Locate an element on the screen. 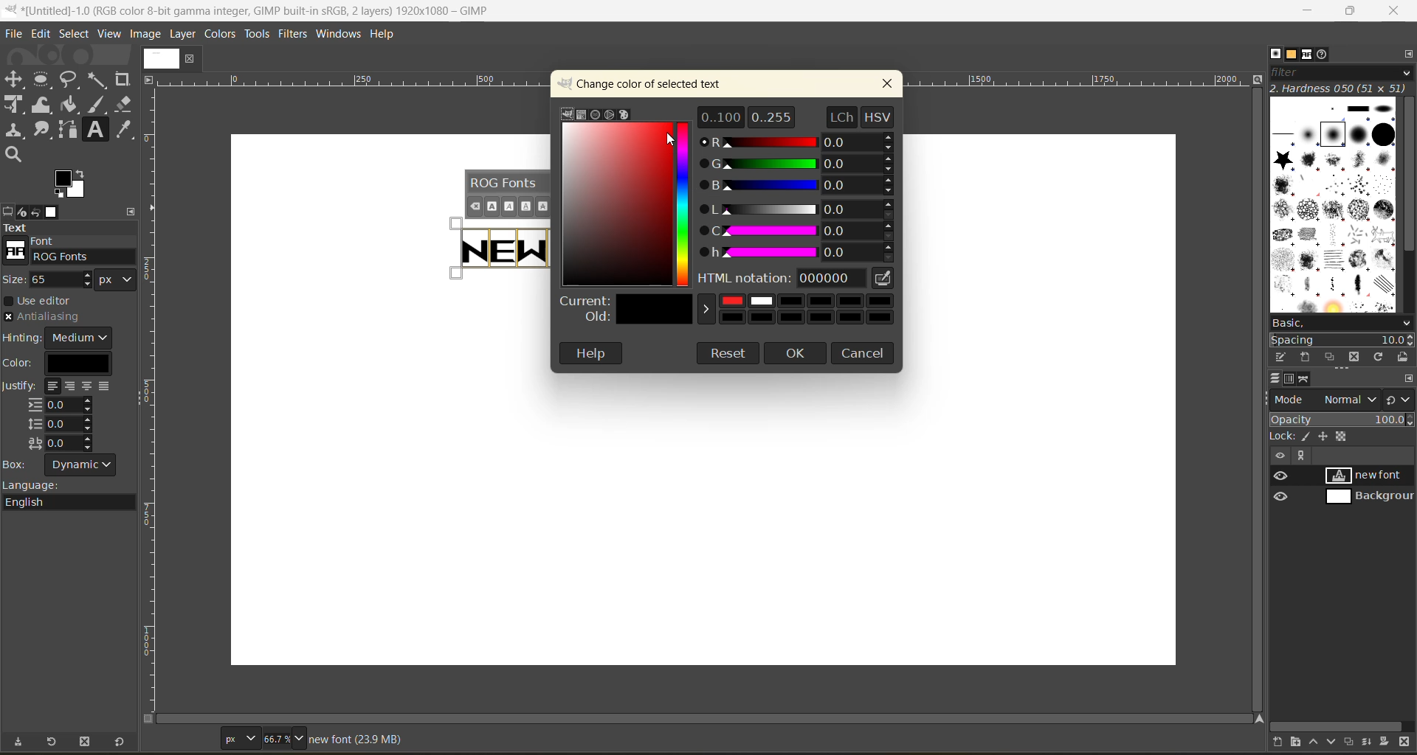 The height and width of the screenshot is (755, 1417). gimp is located at coordinates (570, 113).